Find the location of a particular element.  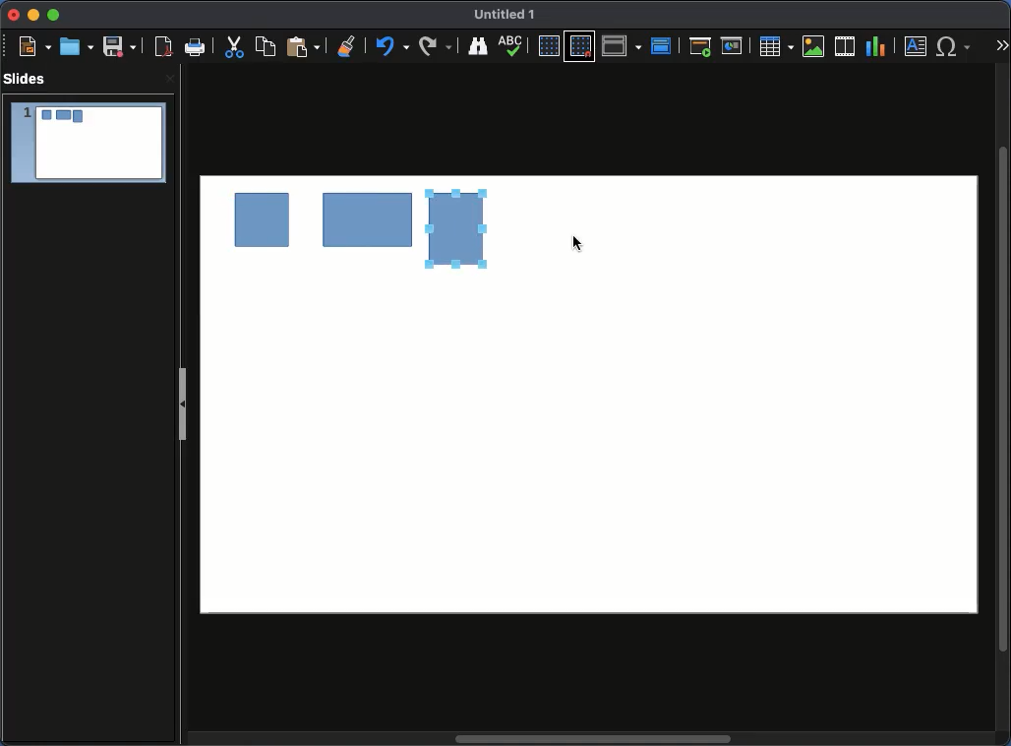

Display is located at coordinates (515, 47).